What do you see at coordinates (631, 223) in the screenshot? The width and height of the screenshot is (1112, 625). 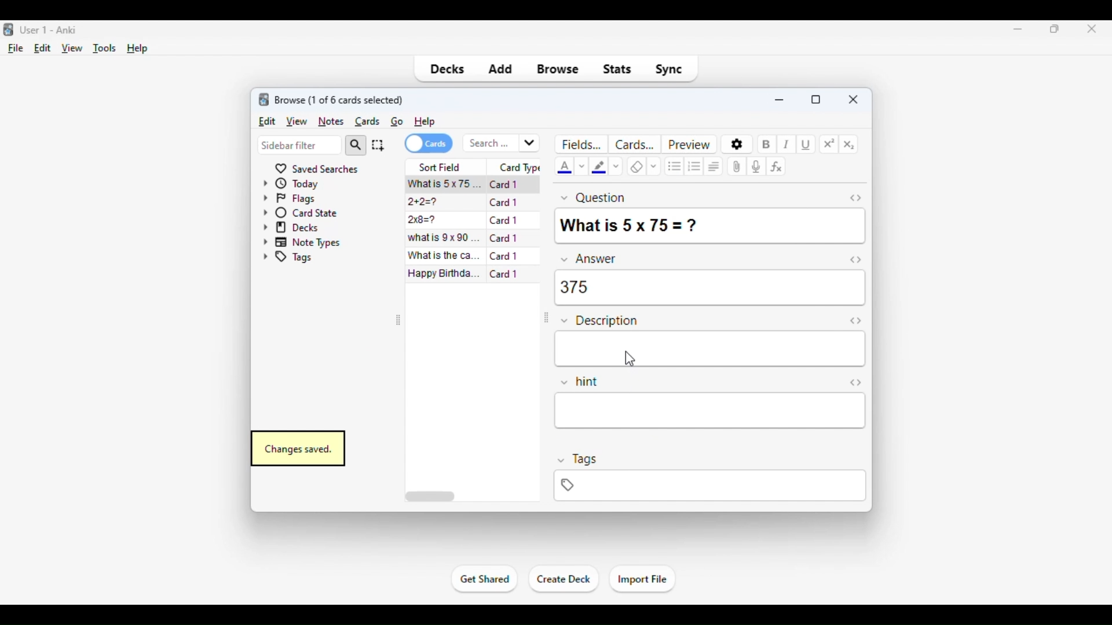 I see `what is 5x75=?` at bounding box center [631, 223].